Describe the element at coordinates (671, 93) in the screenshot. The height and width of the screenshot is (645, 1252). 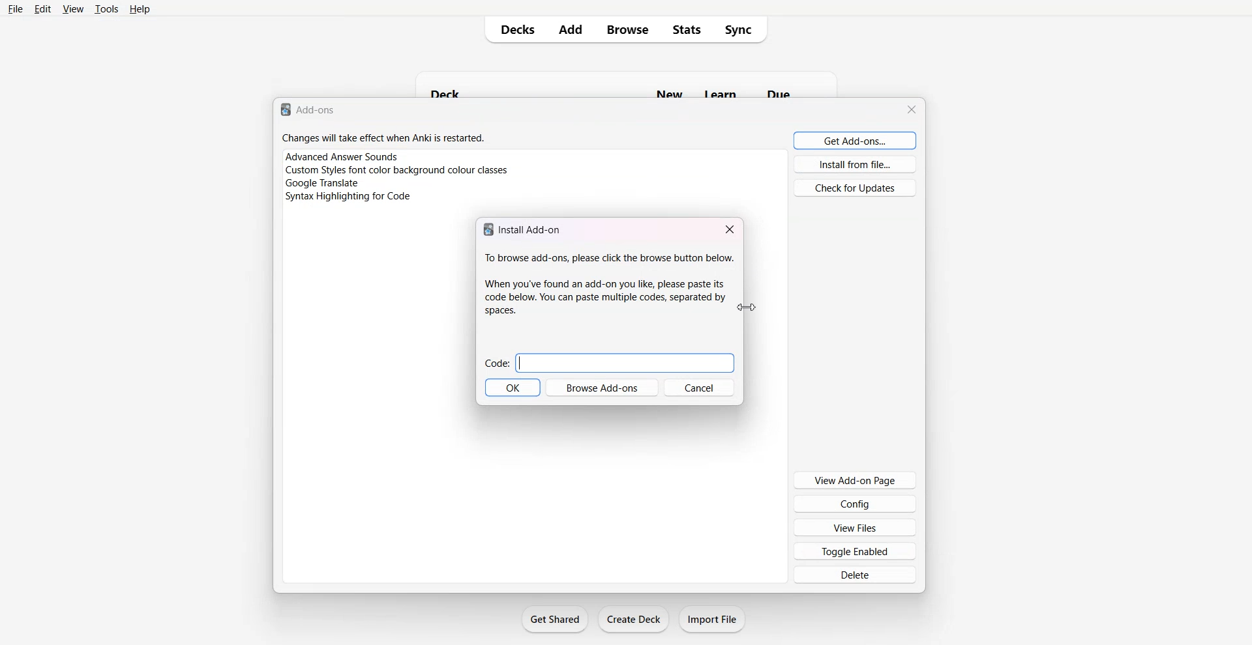
I see `new` at that location.